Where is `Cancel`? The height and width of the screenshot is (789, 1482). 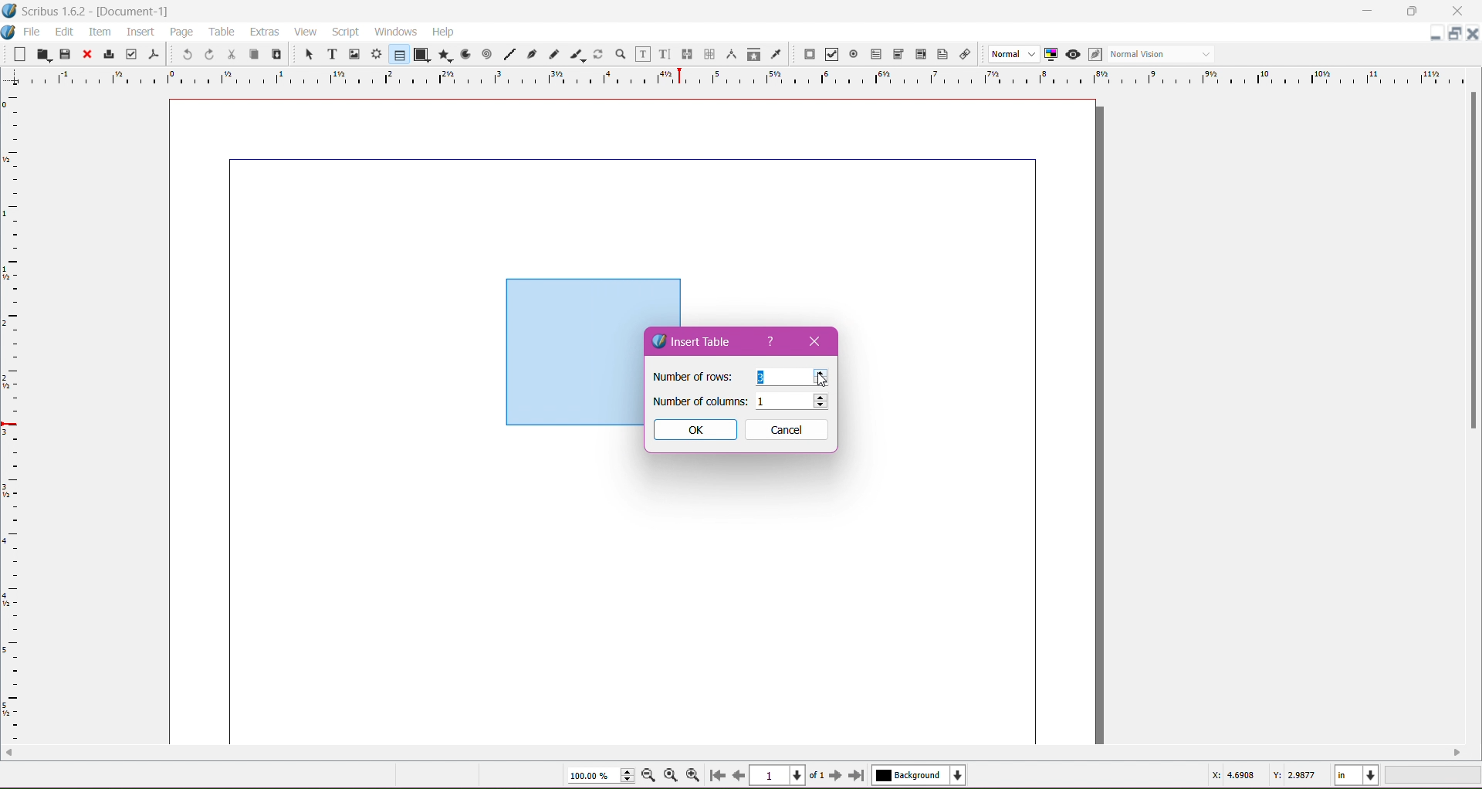
Cancel is located at coordinates (787, 430).